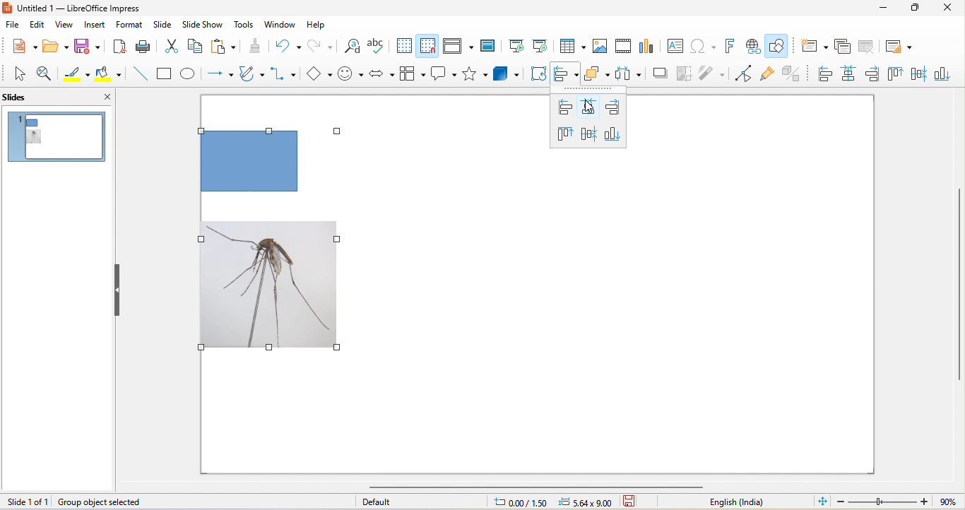  What do you see at coordinates (920, 77) in the screenshot?
I see `center` at bounding box center [920, 77].